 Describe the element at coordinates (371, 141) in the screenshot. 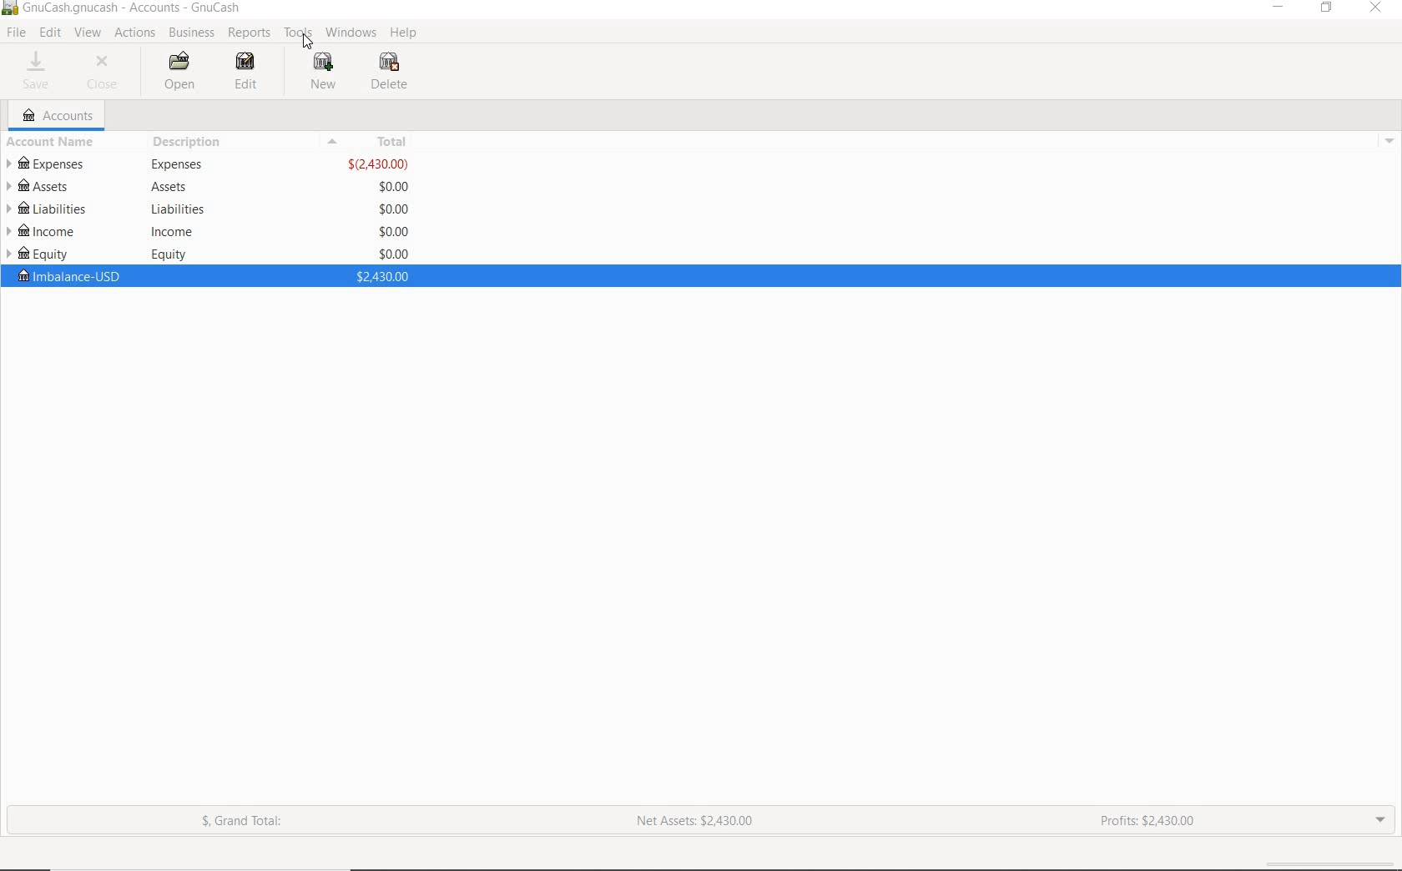

I see `TOTAL` at that location.